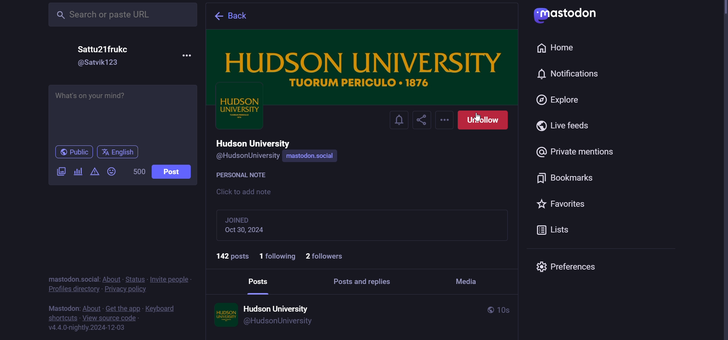 Image resolution: width=728 pixels, height=340 pixels. I want to click on click to add note, so click(247, 193).